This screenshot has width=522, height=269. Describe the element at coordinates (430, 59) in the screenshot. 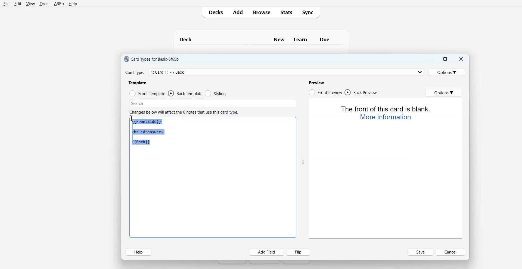

I see `Minimize` at that location.